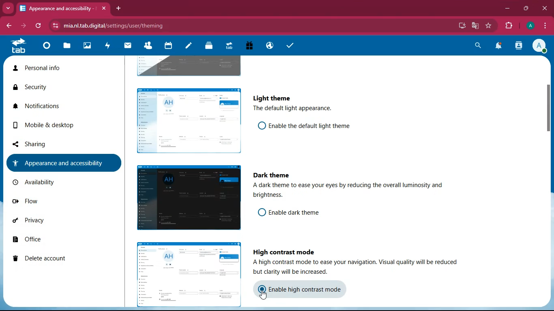 The width and height of the screenshot is (554, 311). Describe the element at coordinates (9, 26) in the screenshot. I see `back` at that location.